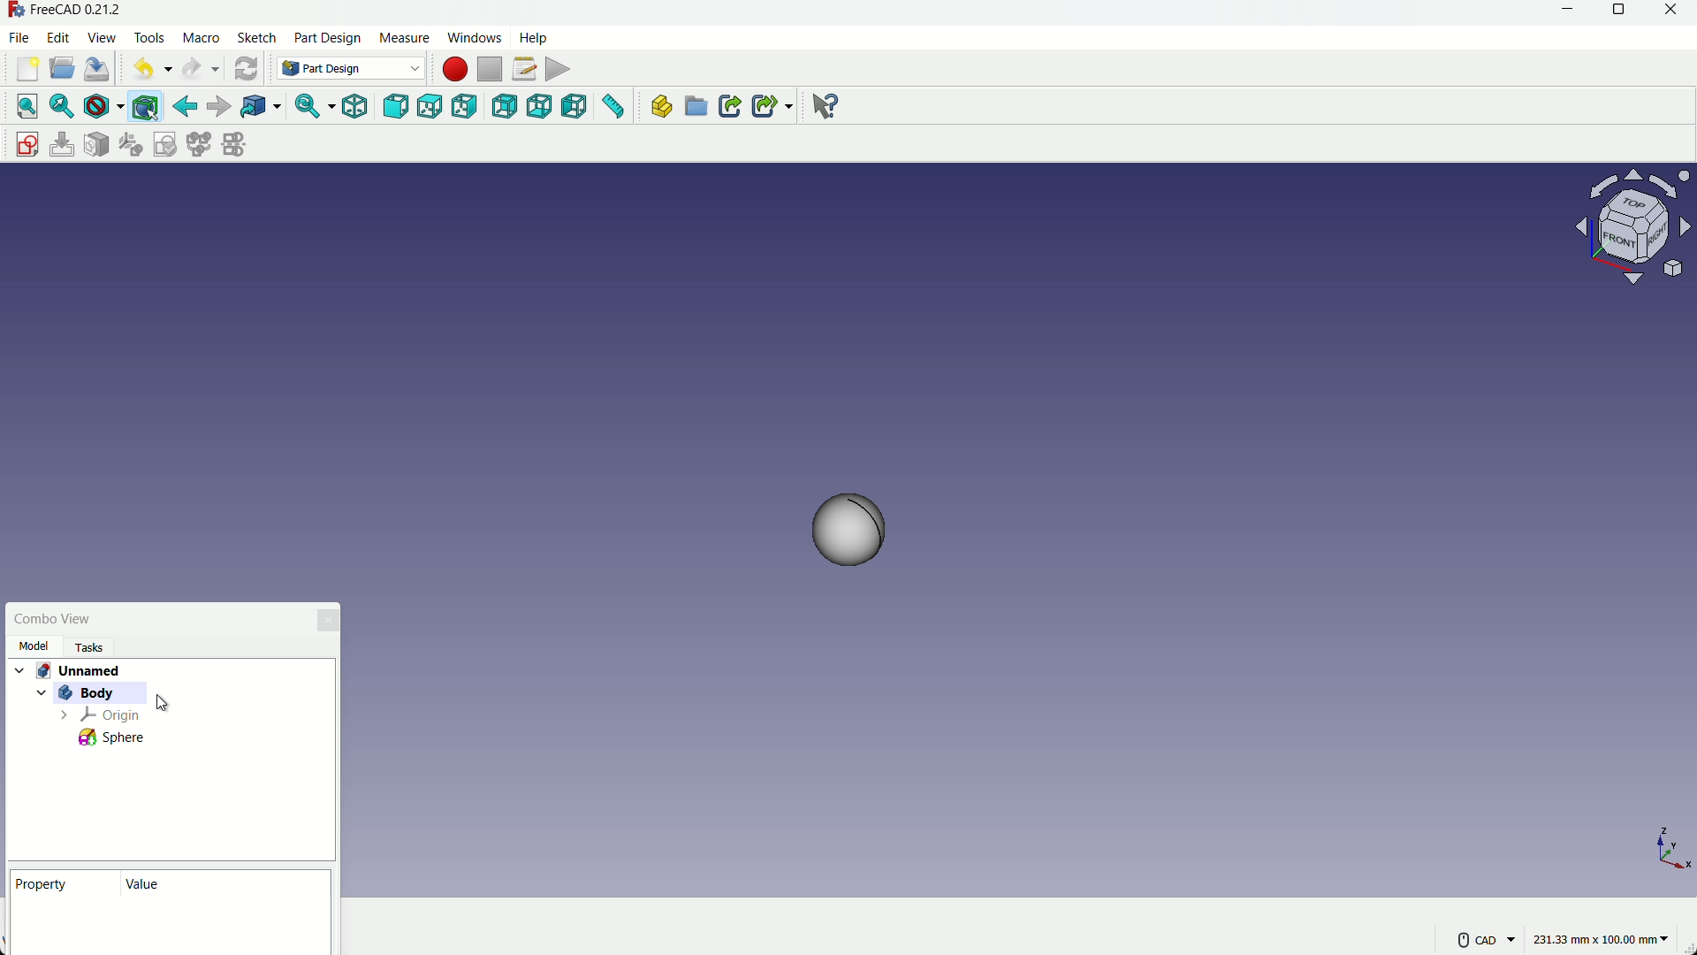 This screenshot has height=955, width=1697. Describe the element at coordinates (695, 108) in the screenshot. I see `create group` at that location.